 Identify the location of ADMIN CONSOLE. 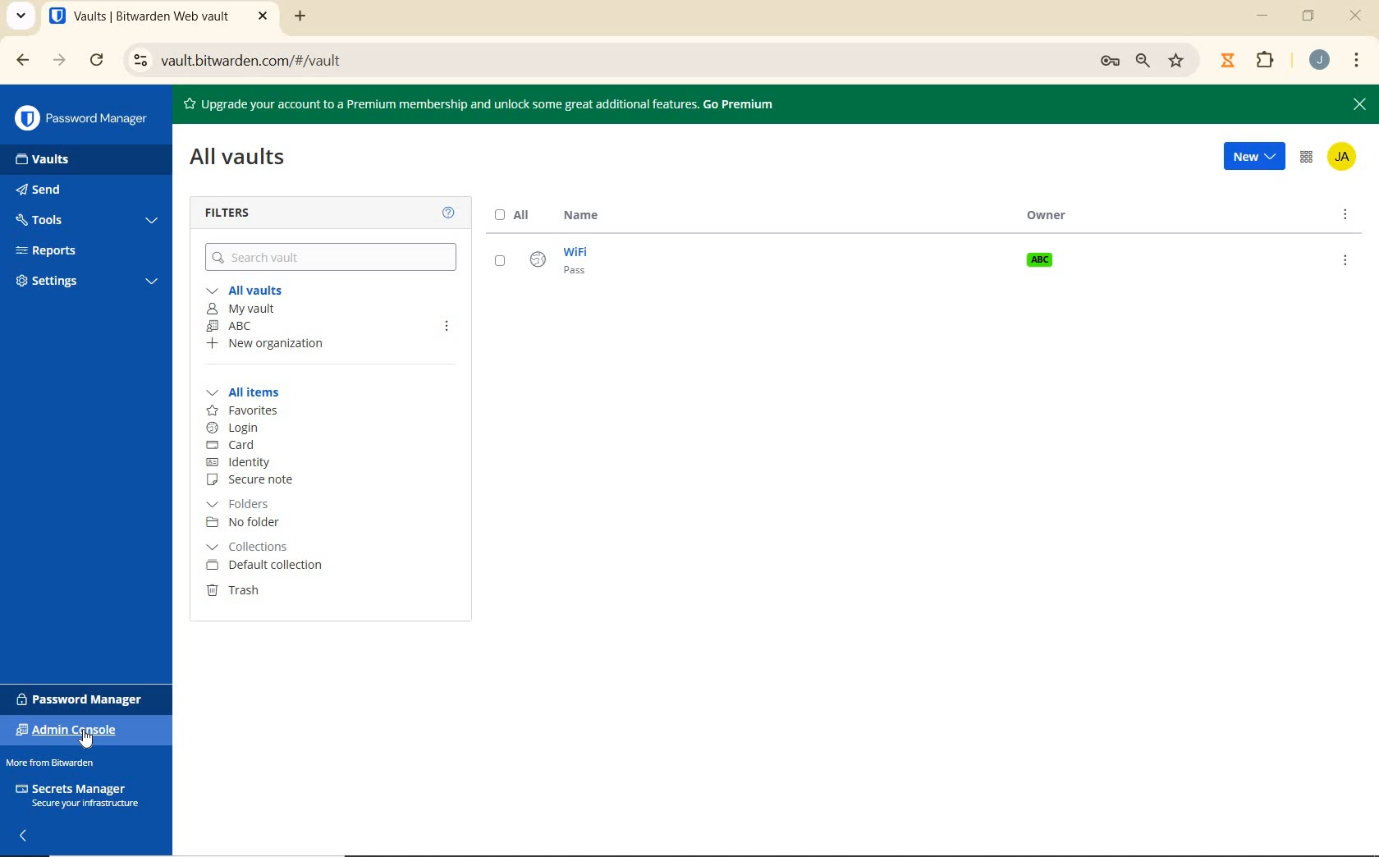
(1307, 158).